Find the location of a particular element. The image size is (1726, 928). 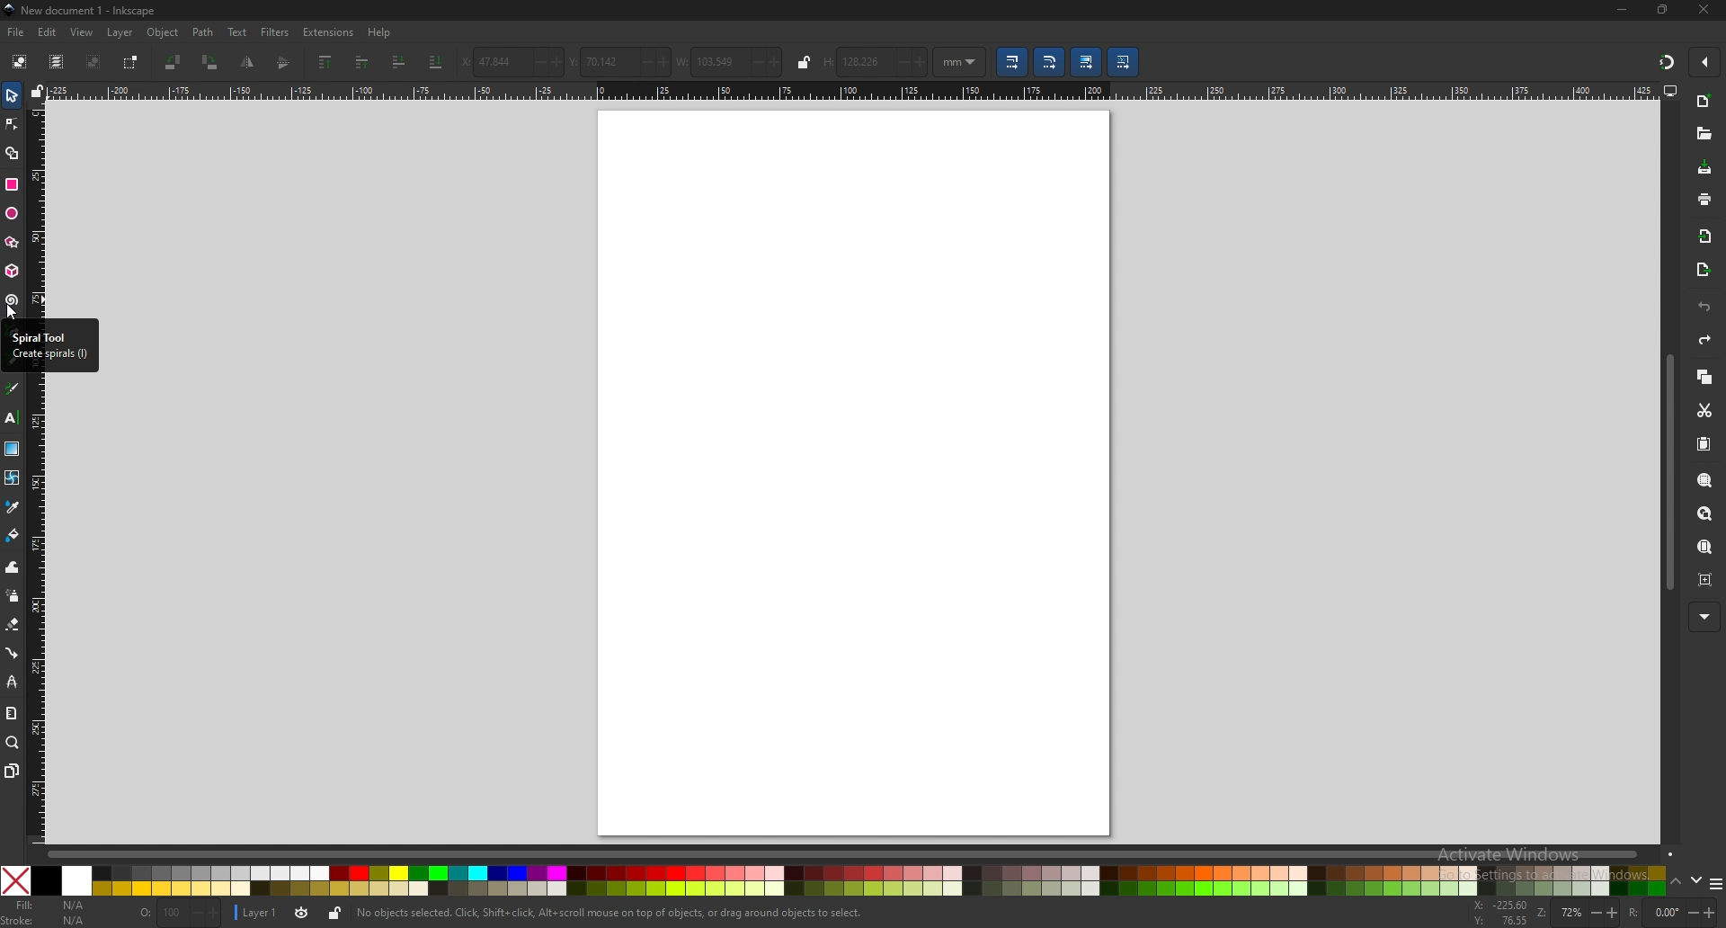

X: 47.844 is located at coordinates (509, 58).